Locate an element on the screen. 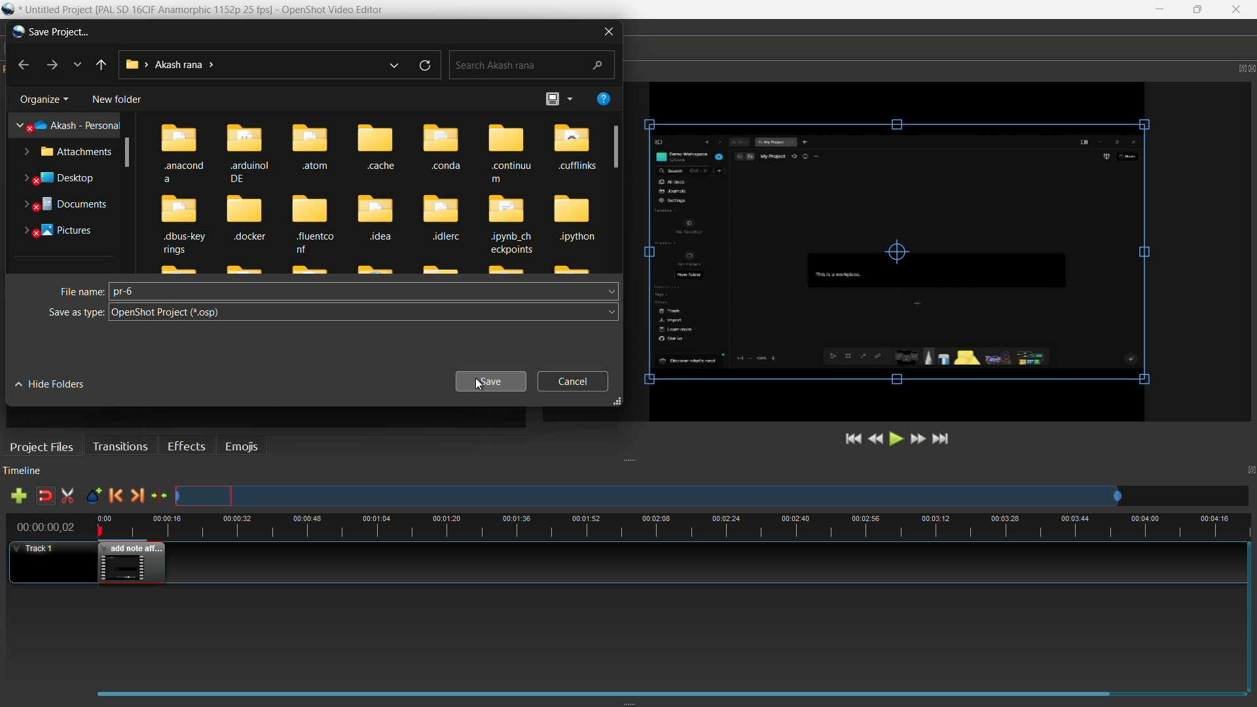 This screenshot has height=707, width=1257. file name is located at coordinates (81, 292).